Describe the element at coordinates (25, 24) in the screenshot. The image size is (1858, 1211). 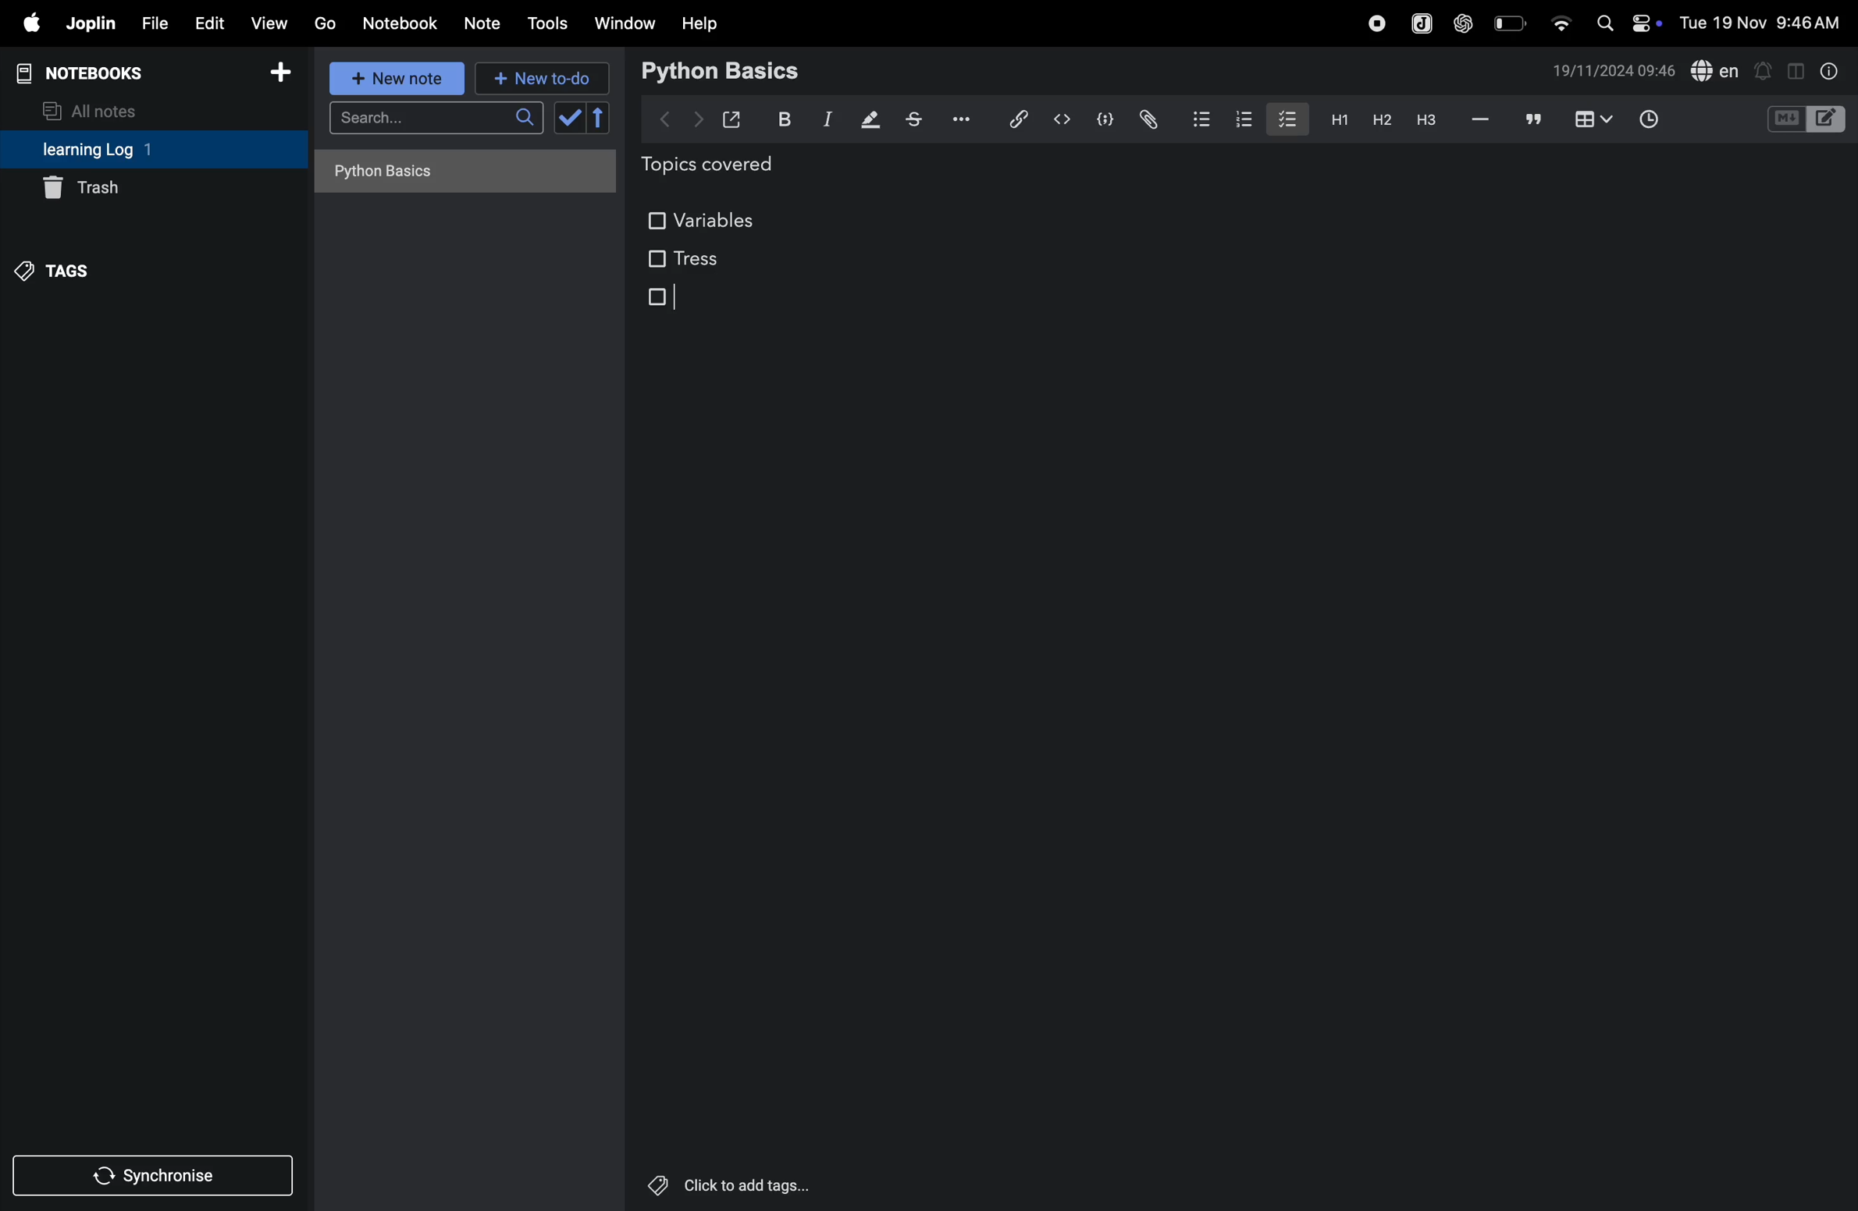
I see `apple menu` at that location.